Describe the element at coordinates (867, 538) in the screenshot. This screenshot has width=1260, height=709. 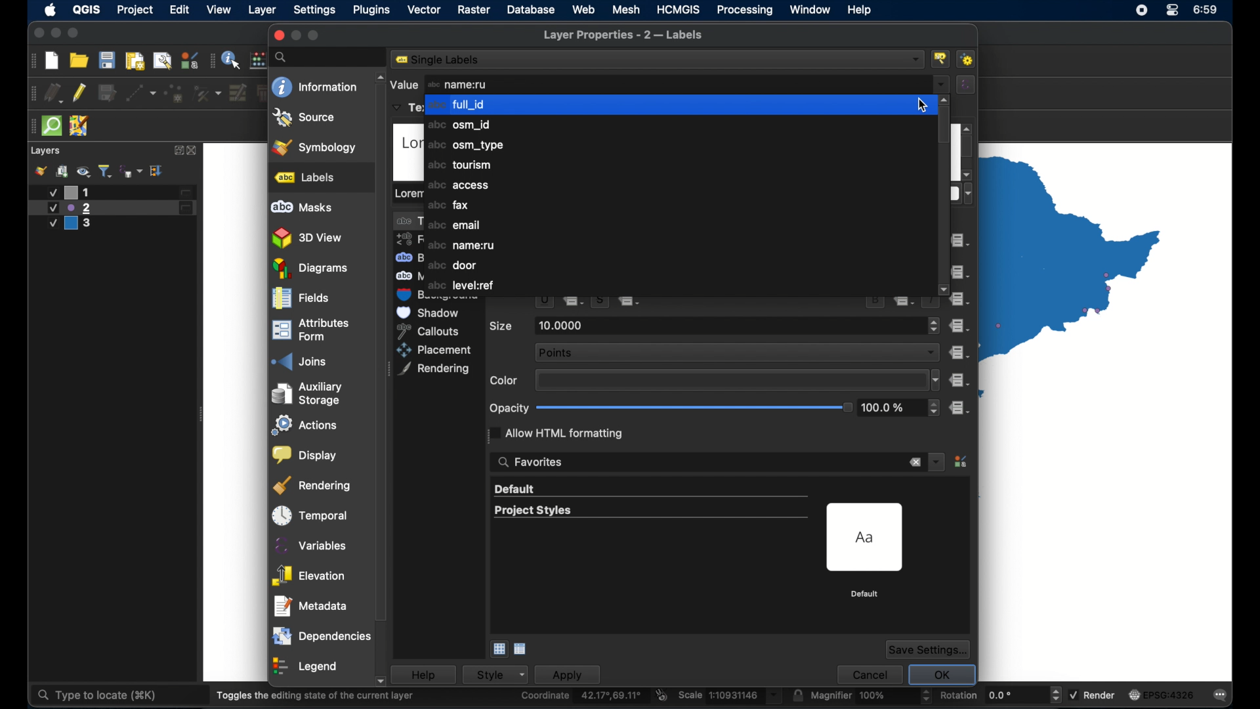
I see `preview` at that location.